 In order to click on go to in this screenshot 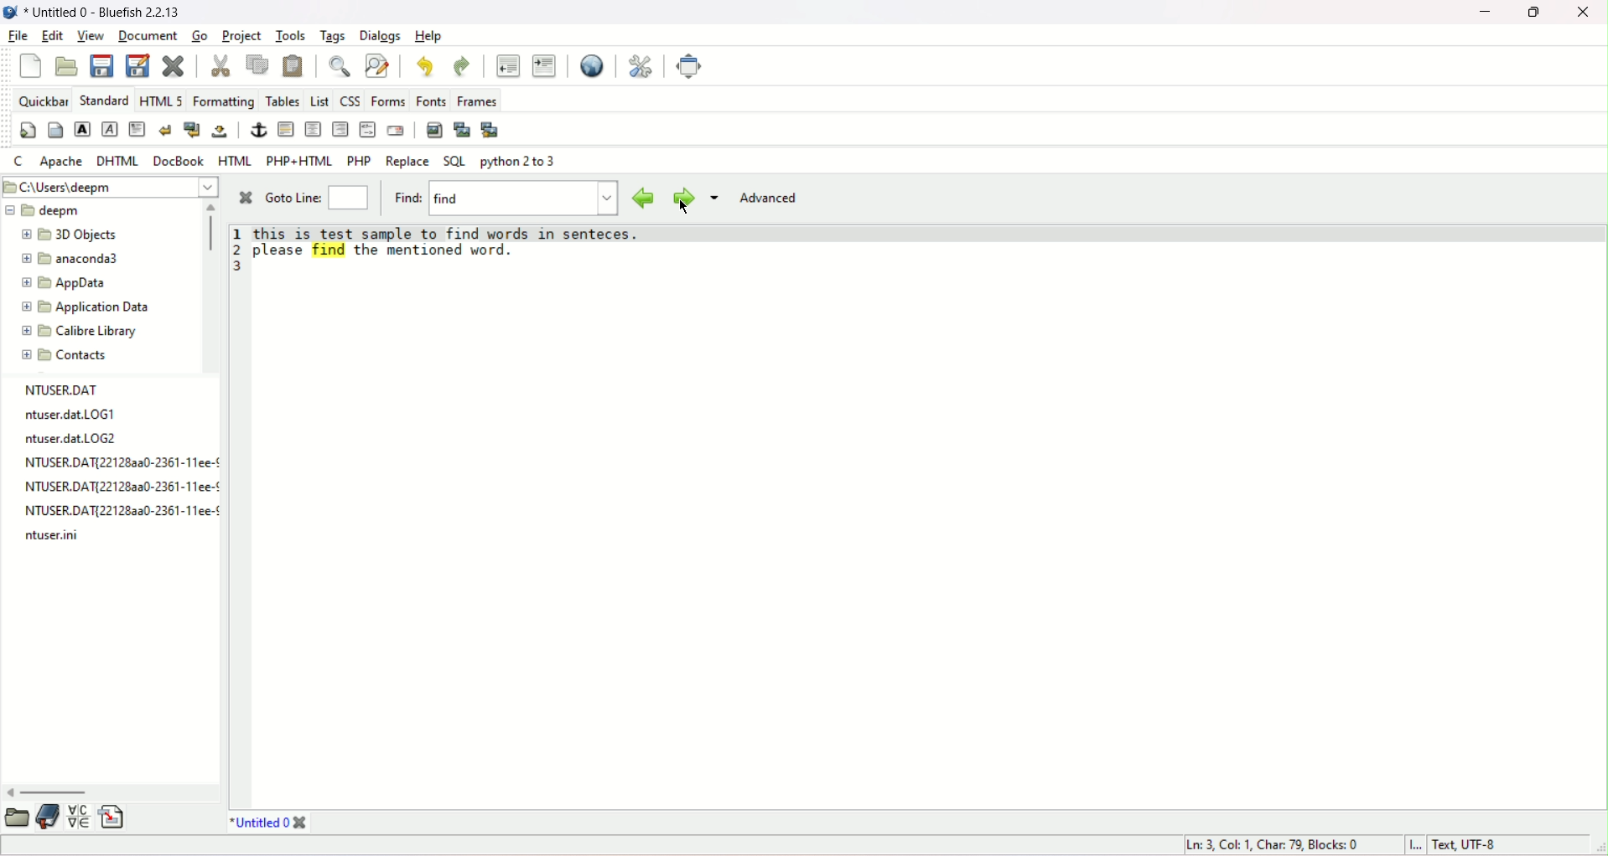, I will do `click(293, 197)`.